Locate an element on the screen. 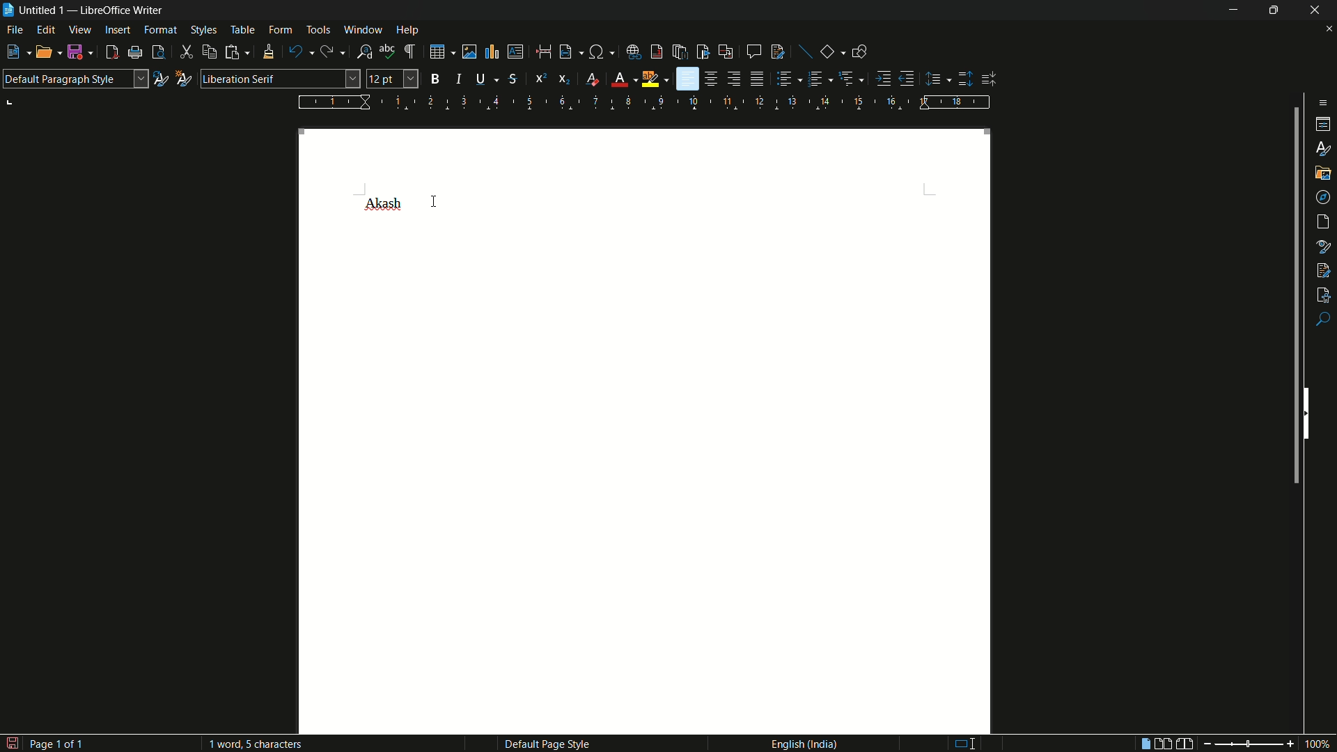 The width and height of the screenshot is (1337, 752). character highlighting color is located at coordinates (650, 79).